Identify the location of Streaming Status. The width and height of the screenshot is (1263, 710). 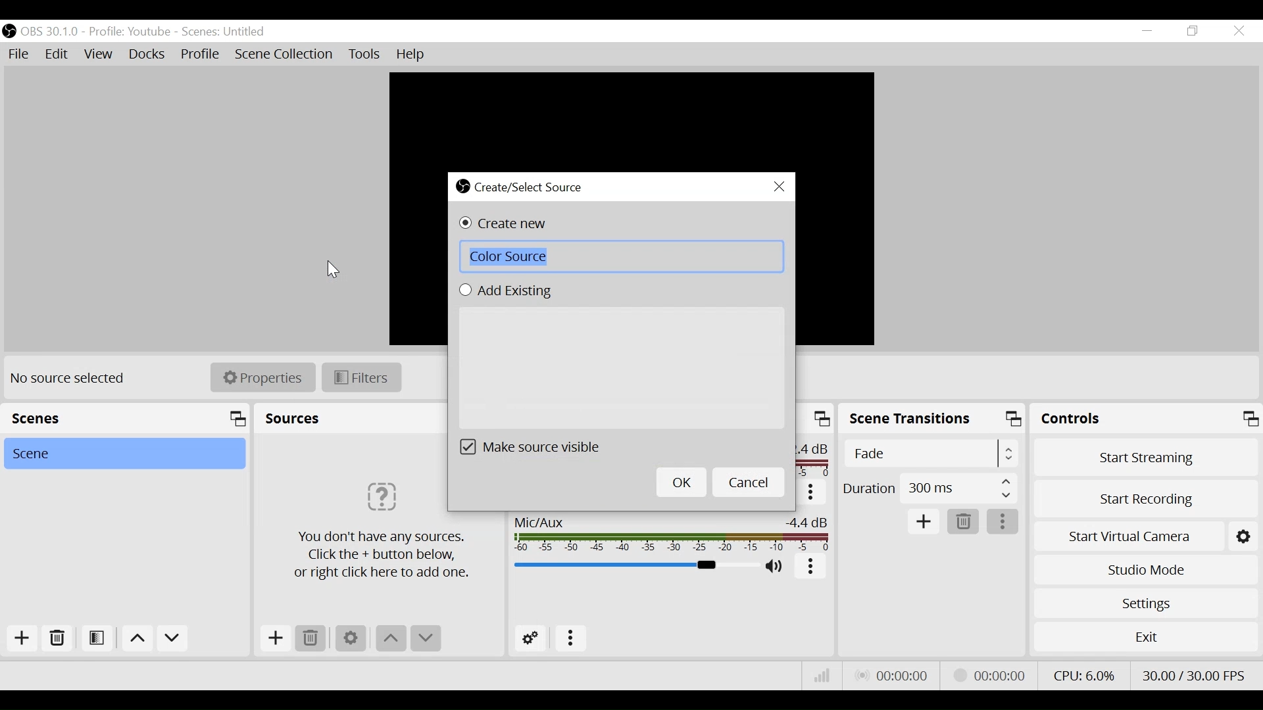
(989, 675).